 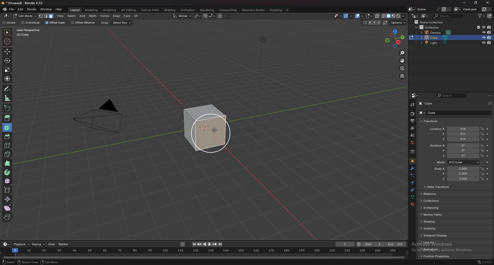 I want to click on shrink, so click(x=8, y=199).